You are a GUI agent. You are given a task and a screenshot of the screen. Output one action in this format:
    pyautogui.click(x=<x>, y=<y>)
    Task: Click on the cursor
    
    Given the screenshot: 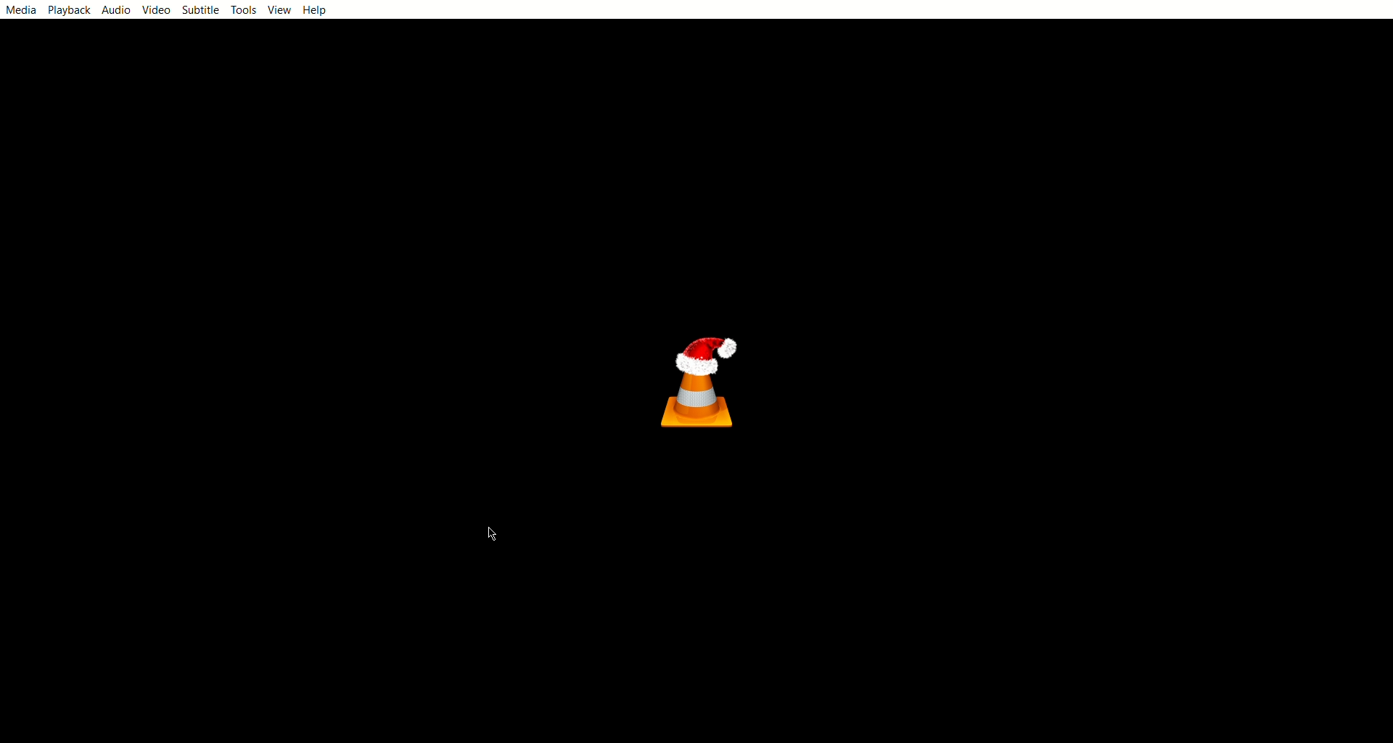 What is the action you would take?
    pyautogui.click(x=490, y=533)
    